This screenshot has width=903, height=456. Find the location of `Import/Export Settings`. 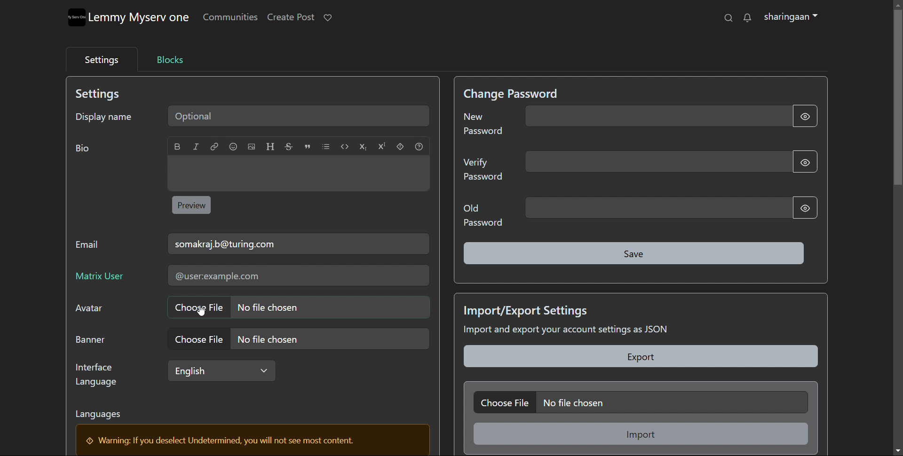

Import/Export Settings is located at coordinates (528, 309).